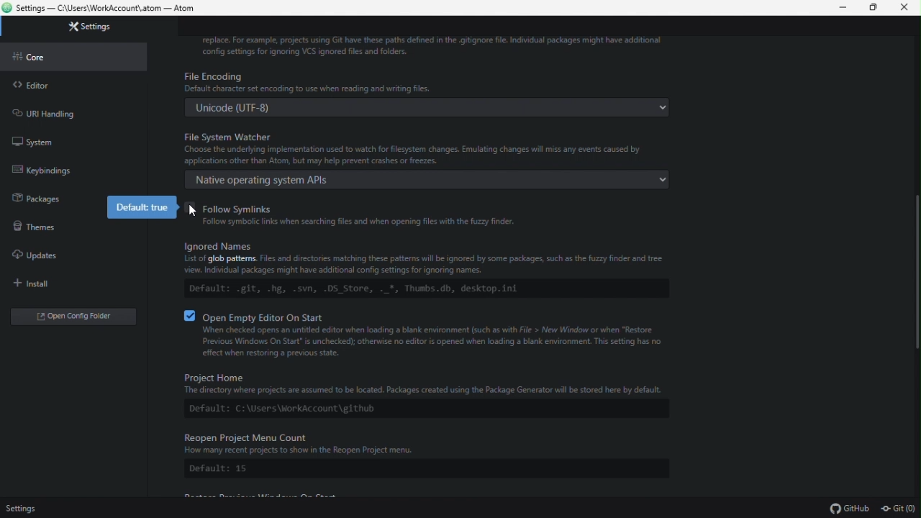 The height and width of the screenshot is (518, 921). Describe the element at coordinates (68, 170) in the screenshot. I see `Key bindings` at that location.